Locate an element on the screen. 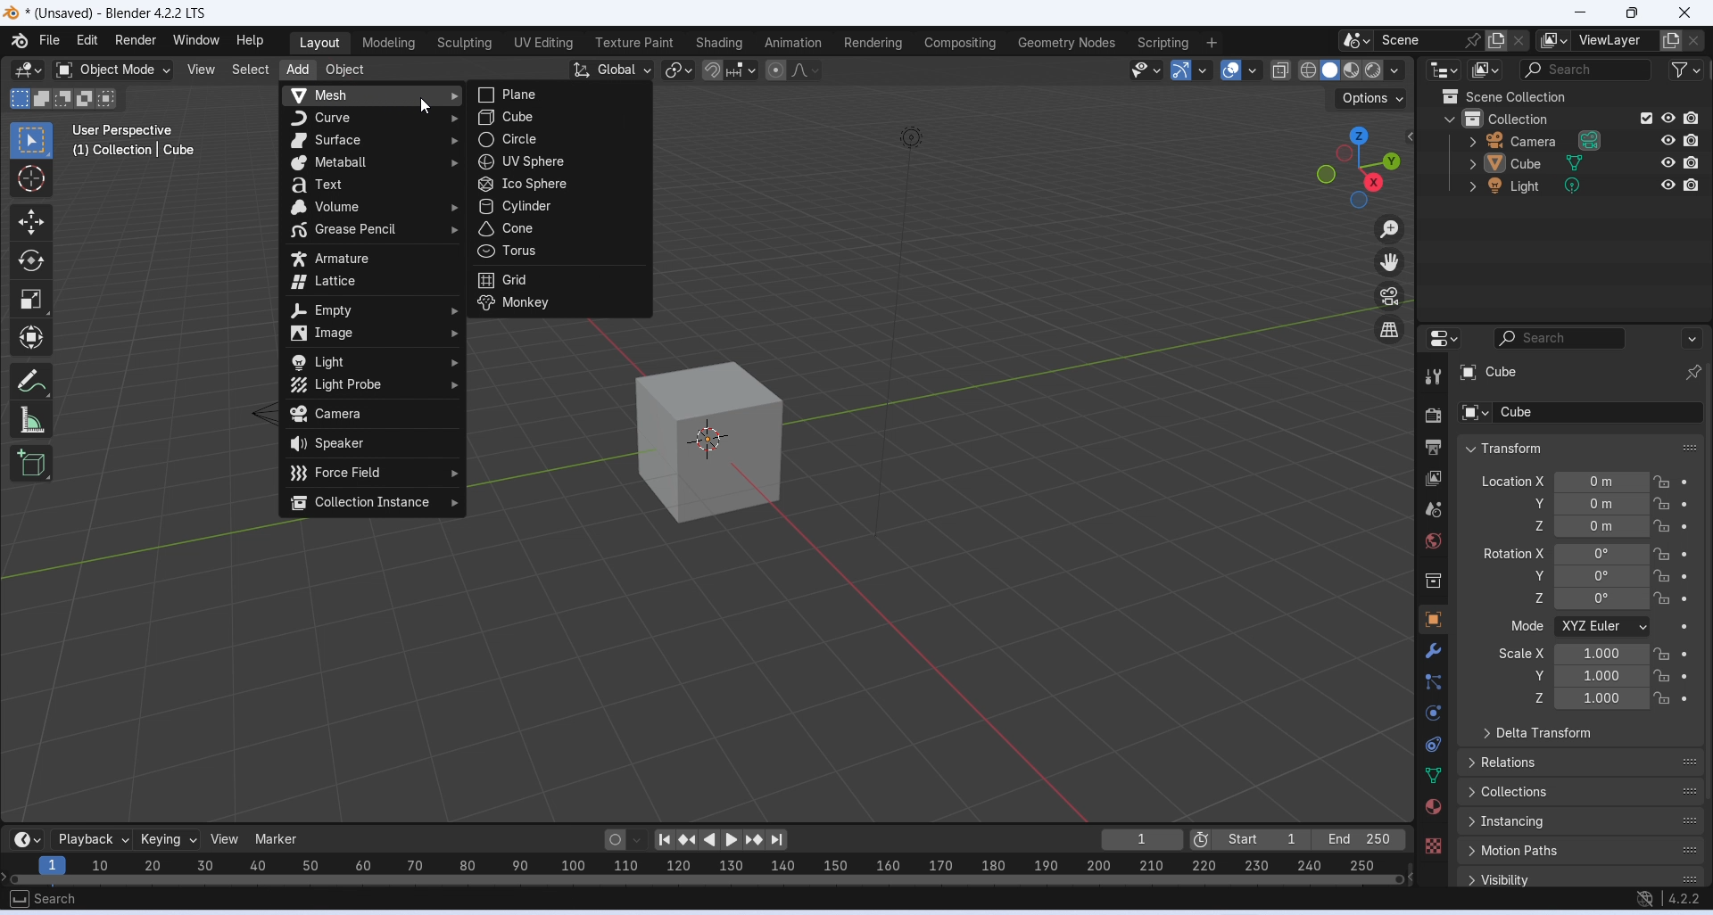  icon is located at coordinates (1449, 96).